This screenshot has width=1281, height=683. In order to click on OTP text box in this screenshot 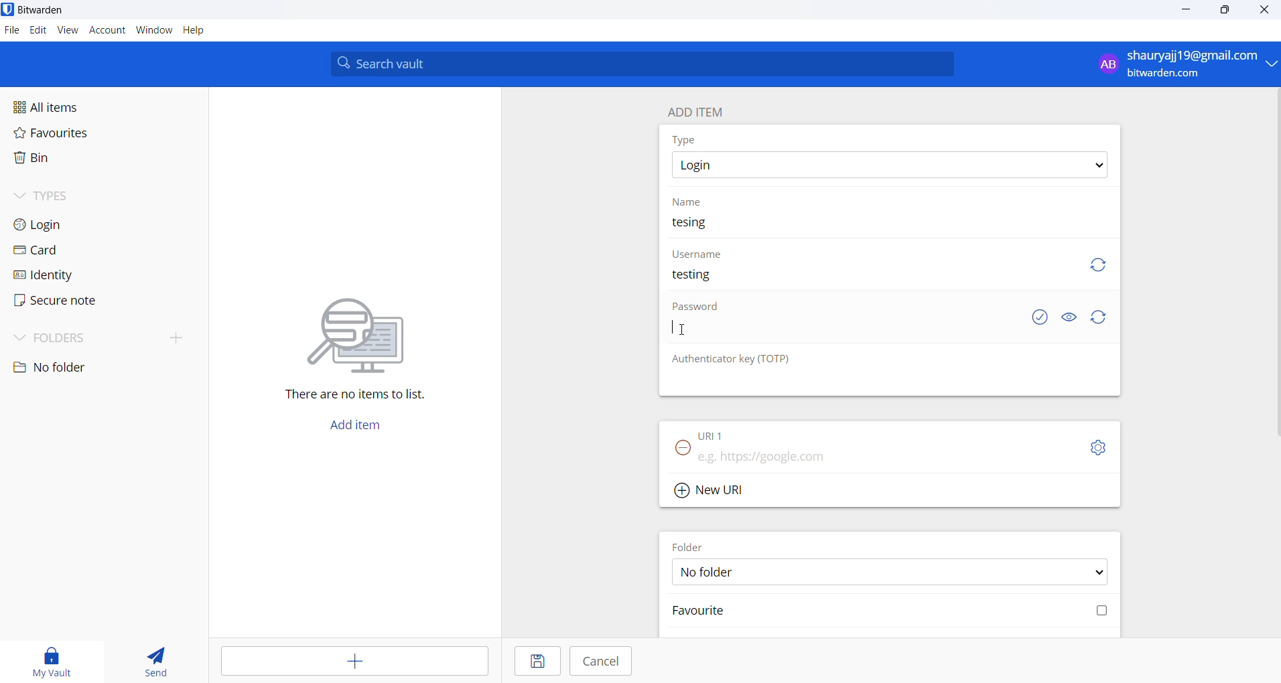, I will do `click(876, 382)`.